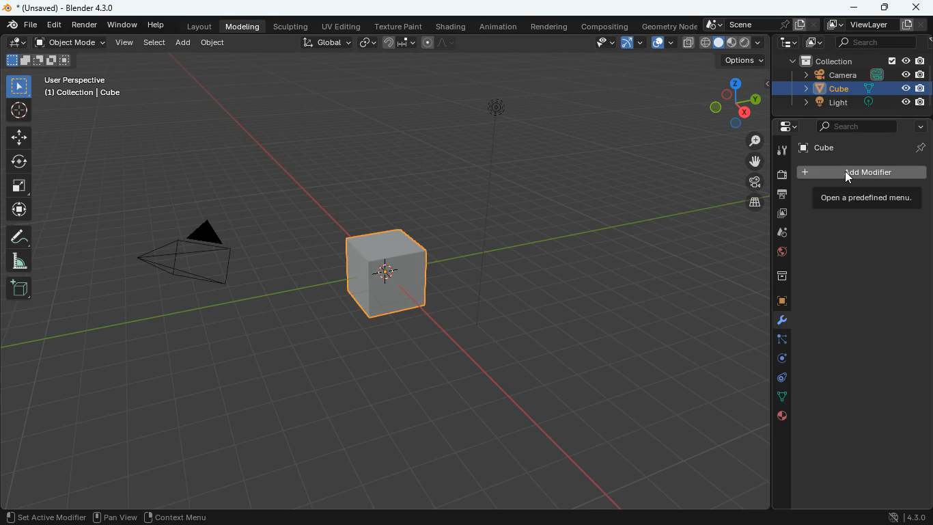 This screenshot has width=933, height=525. Describe the element at coordinates (777, 341) in the screenshot. I see `edge` at that location.